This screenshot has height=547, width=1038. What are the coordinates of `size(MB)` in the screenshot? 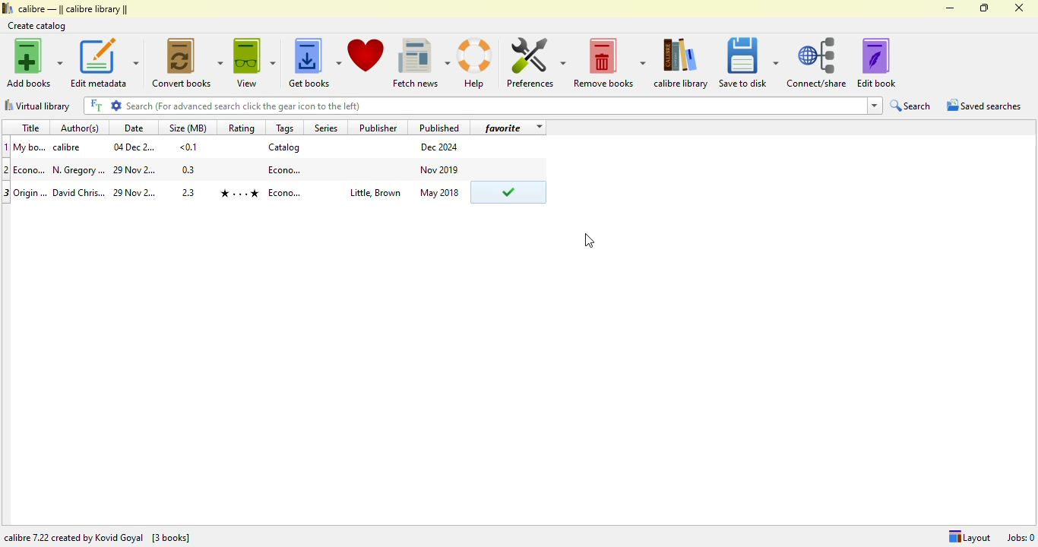 It's located at (187, 127).